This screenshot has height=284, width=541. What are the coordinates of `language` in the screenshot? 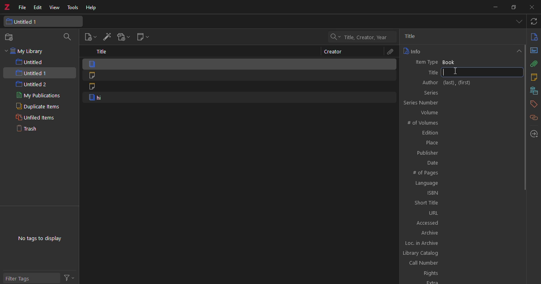 It's located at (461, 183).